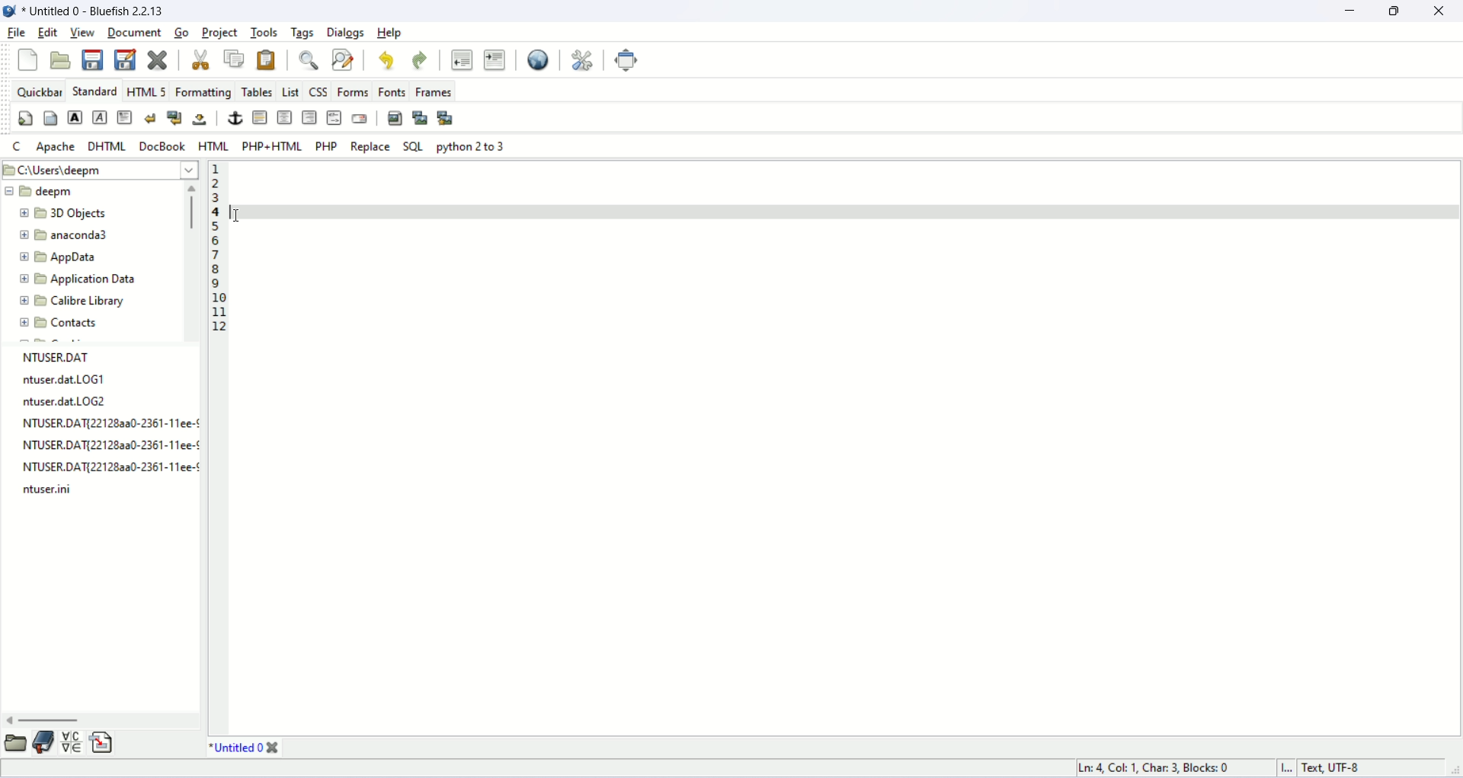  I want to click on preferences, so click(584, 61).